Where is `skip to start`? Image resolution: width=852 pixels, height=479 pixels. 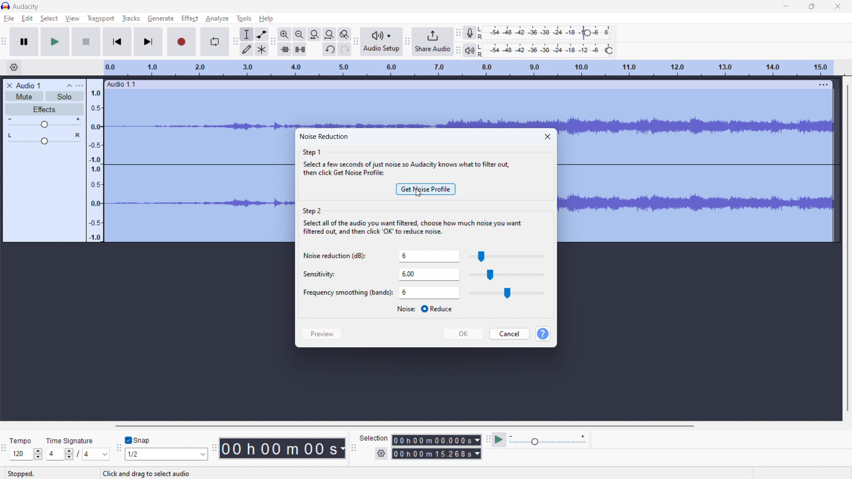 skip to start is located at coordinates (117, 42).